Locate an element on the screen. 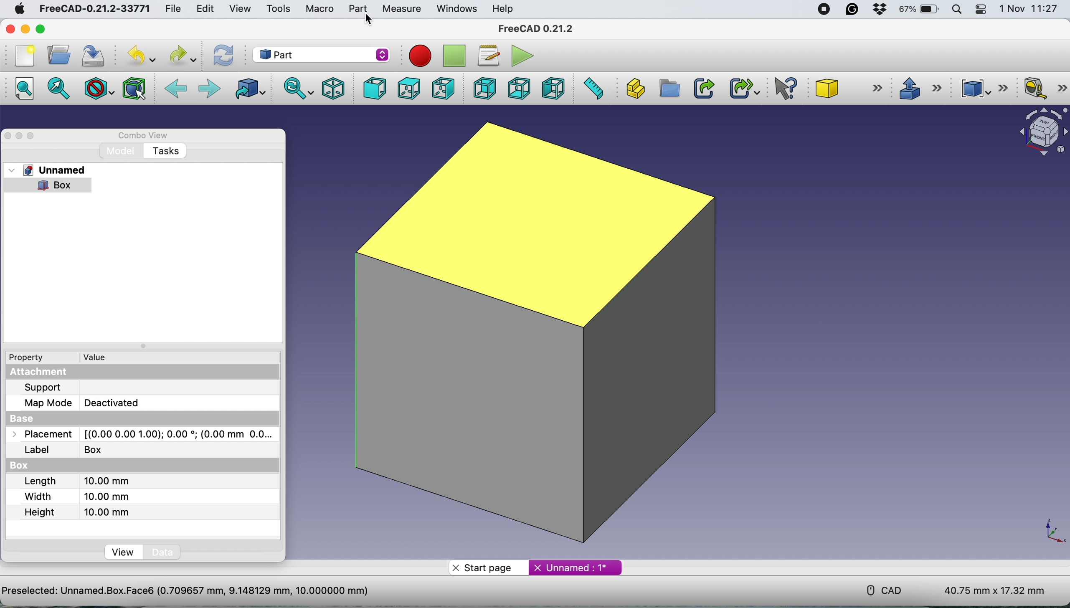 The image size is (1070, 608). isometric is located at coordinates (331, 89).